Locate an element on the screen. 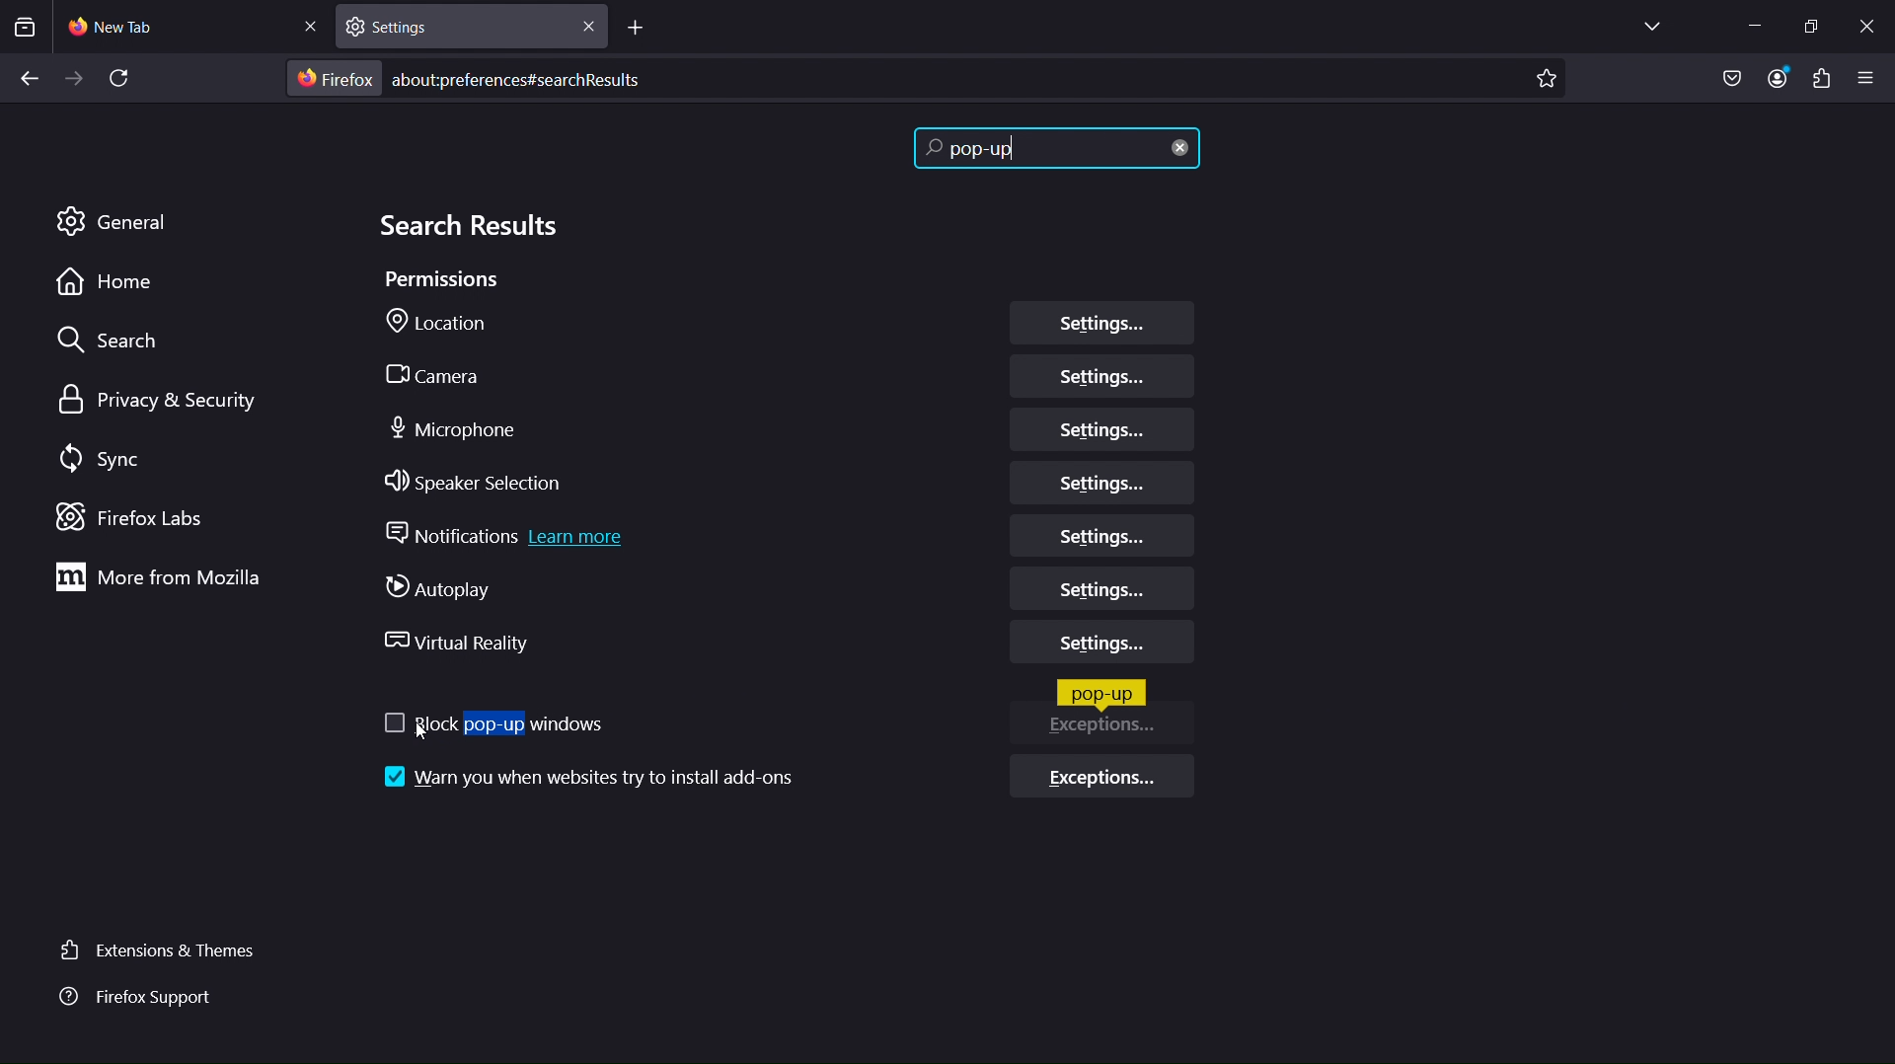 The image size is (1895, 1064). Virtual Reality is located at coordinates (456, 642).